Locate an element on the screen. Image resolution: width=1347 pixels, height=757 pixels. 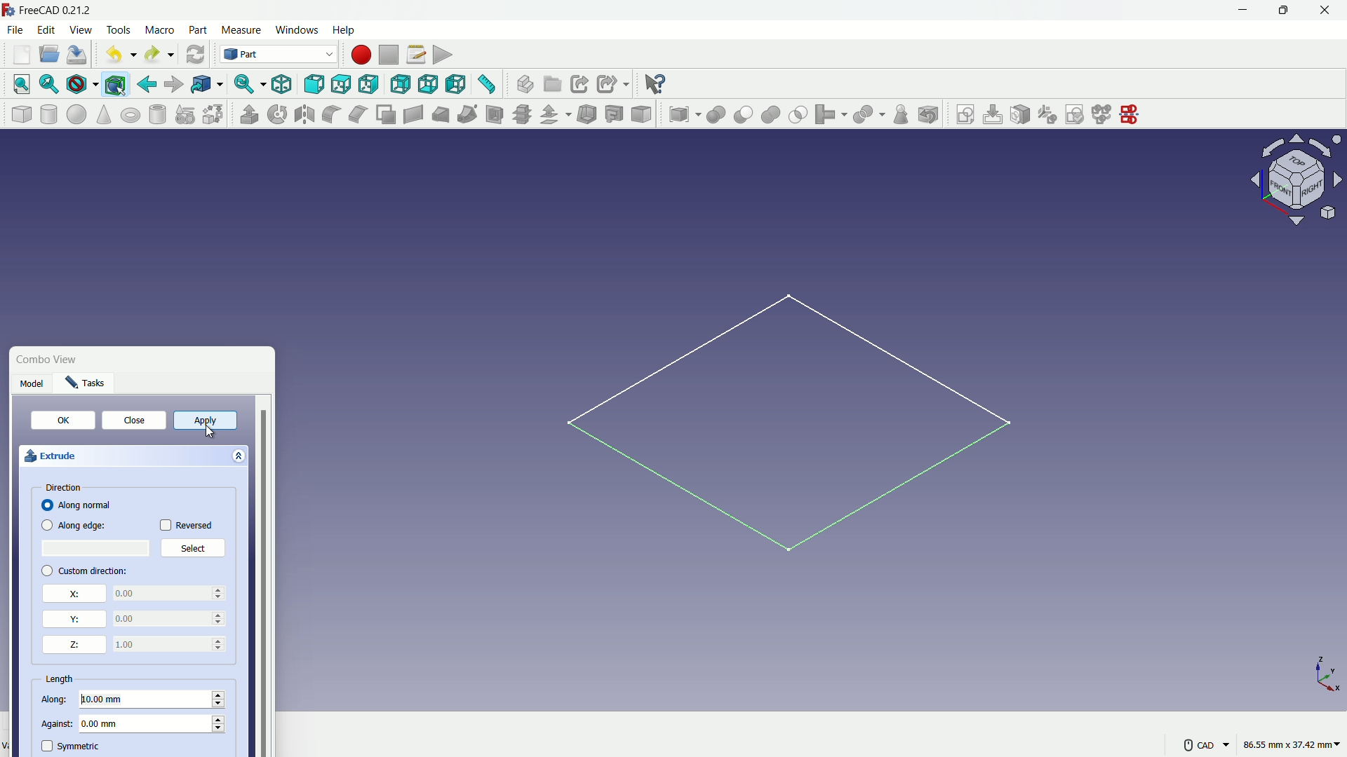
section is located at coordinates (496, 116).